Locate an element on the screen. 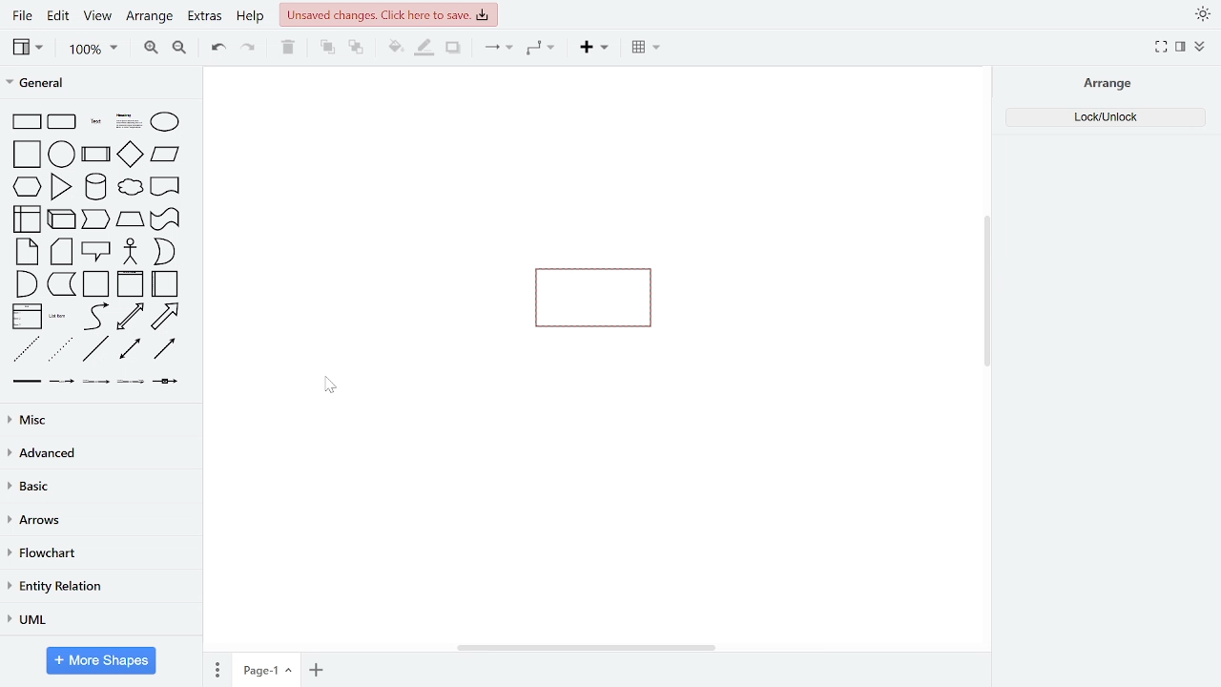 Image resolution: width=1221 pixels, height=687 pixels. internal storage is located at coordinates (45, 219).